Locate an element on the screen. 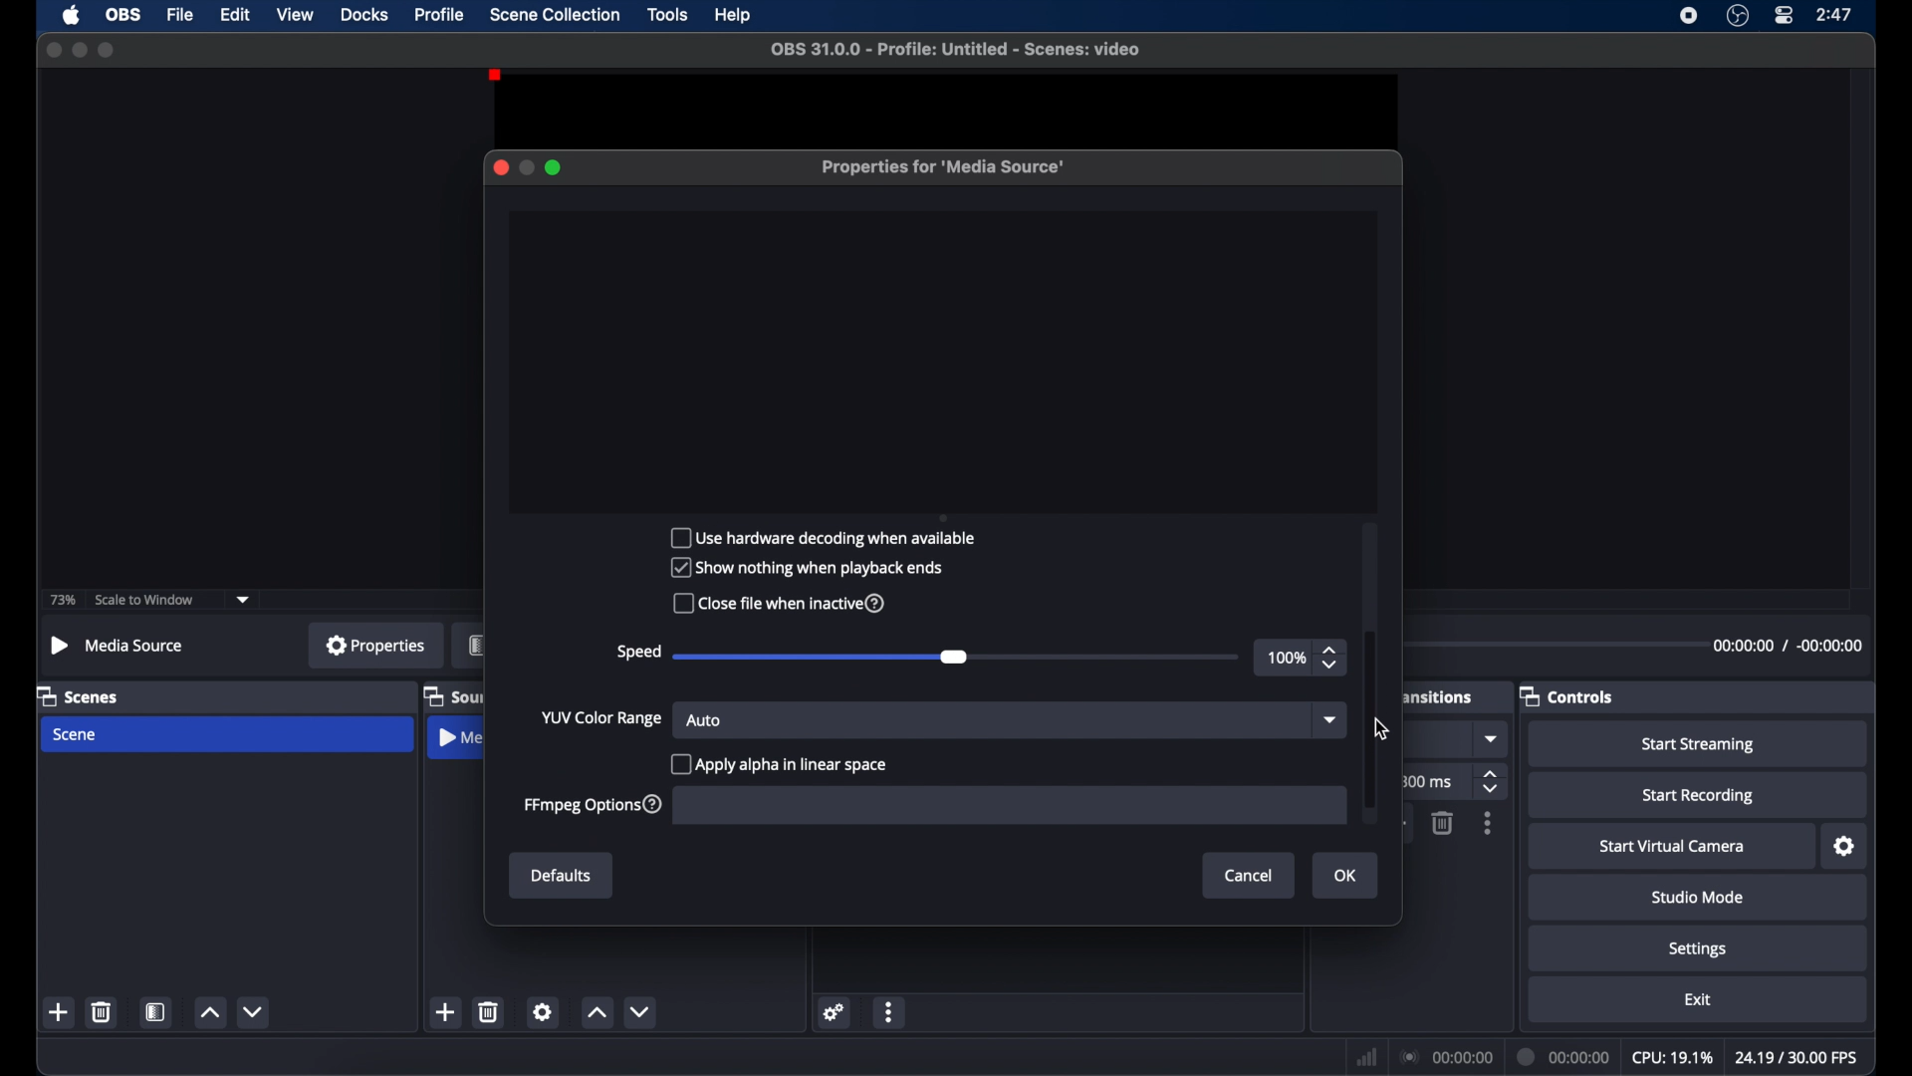 Image resolution: width=1912 pixels, height=1076 pixels. no source selected is located at coordinates (118, 645).